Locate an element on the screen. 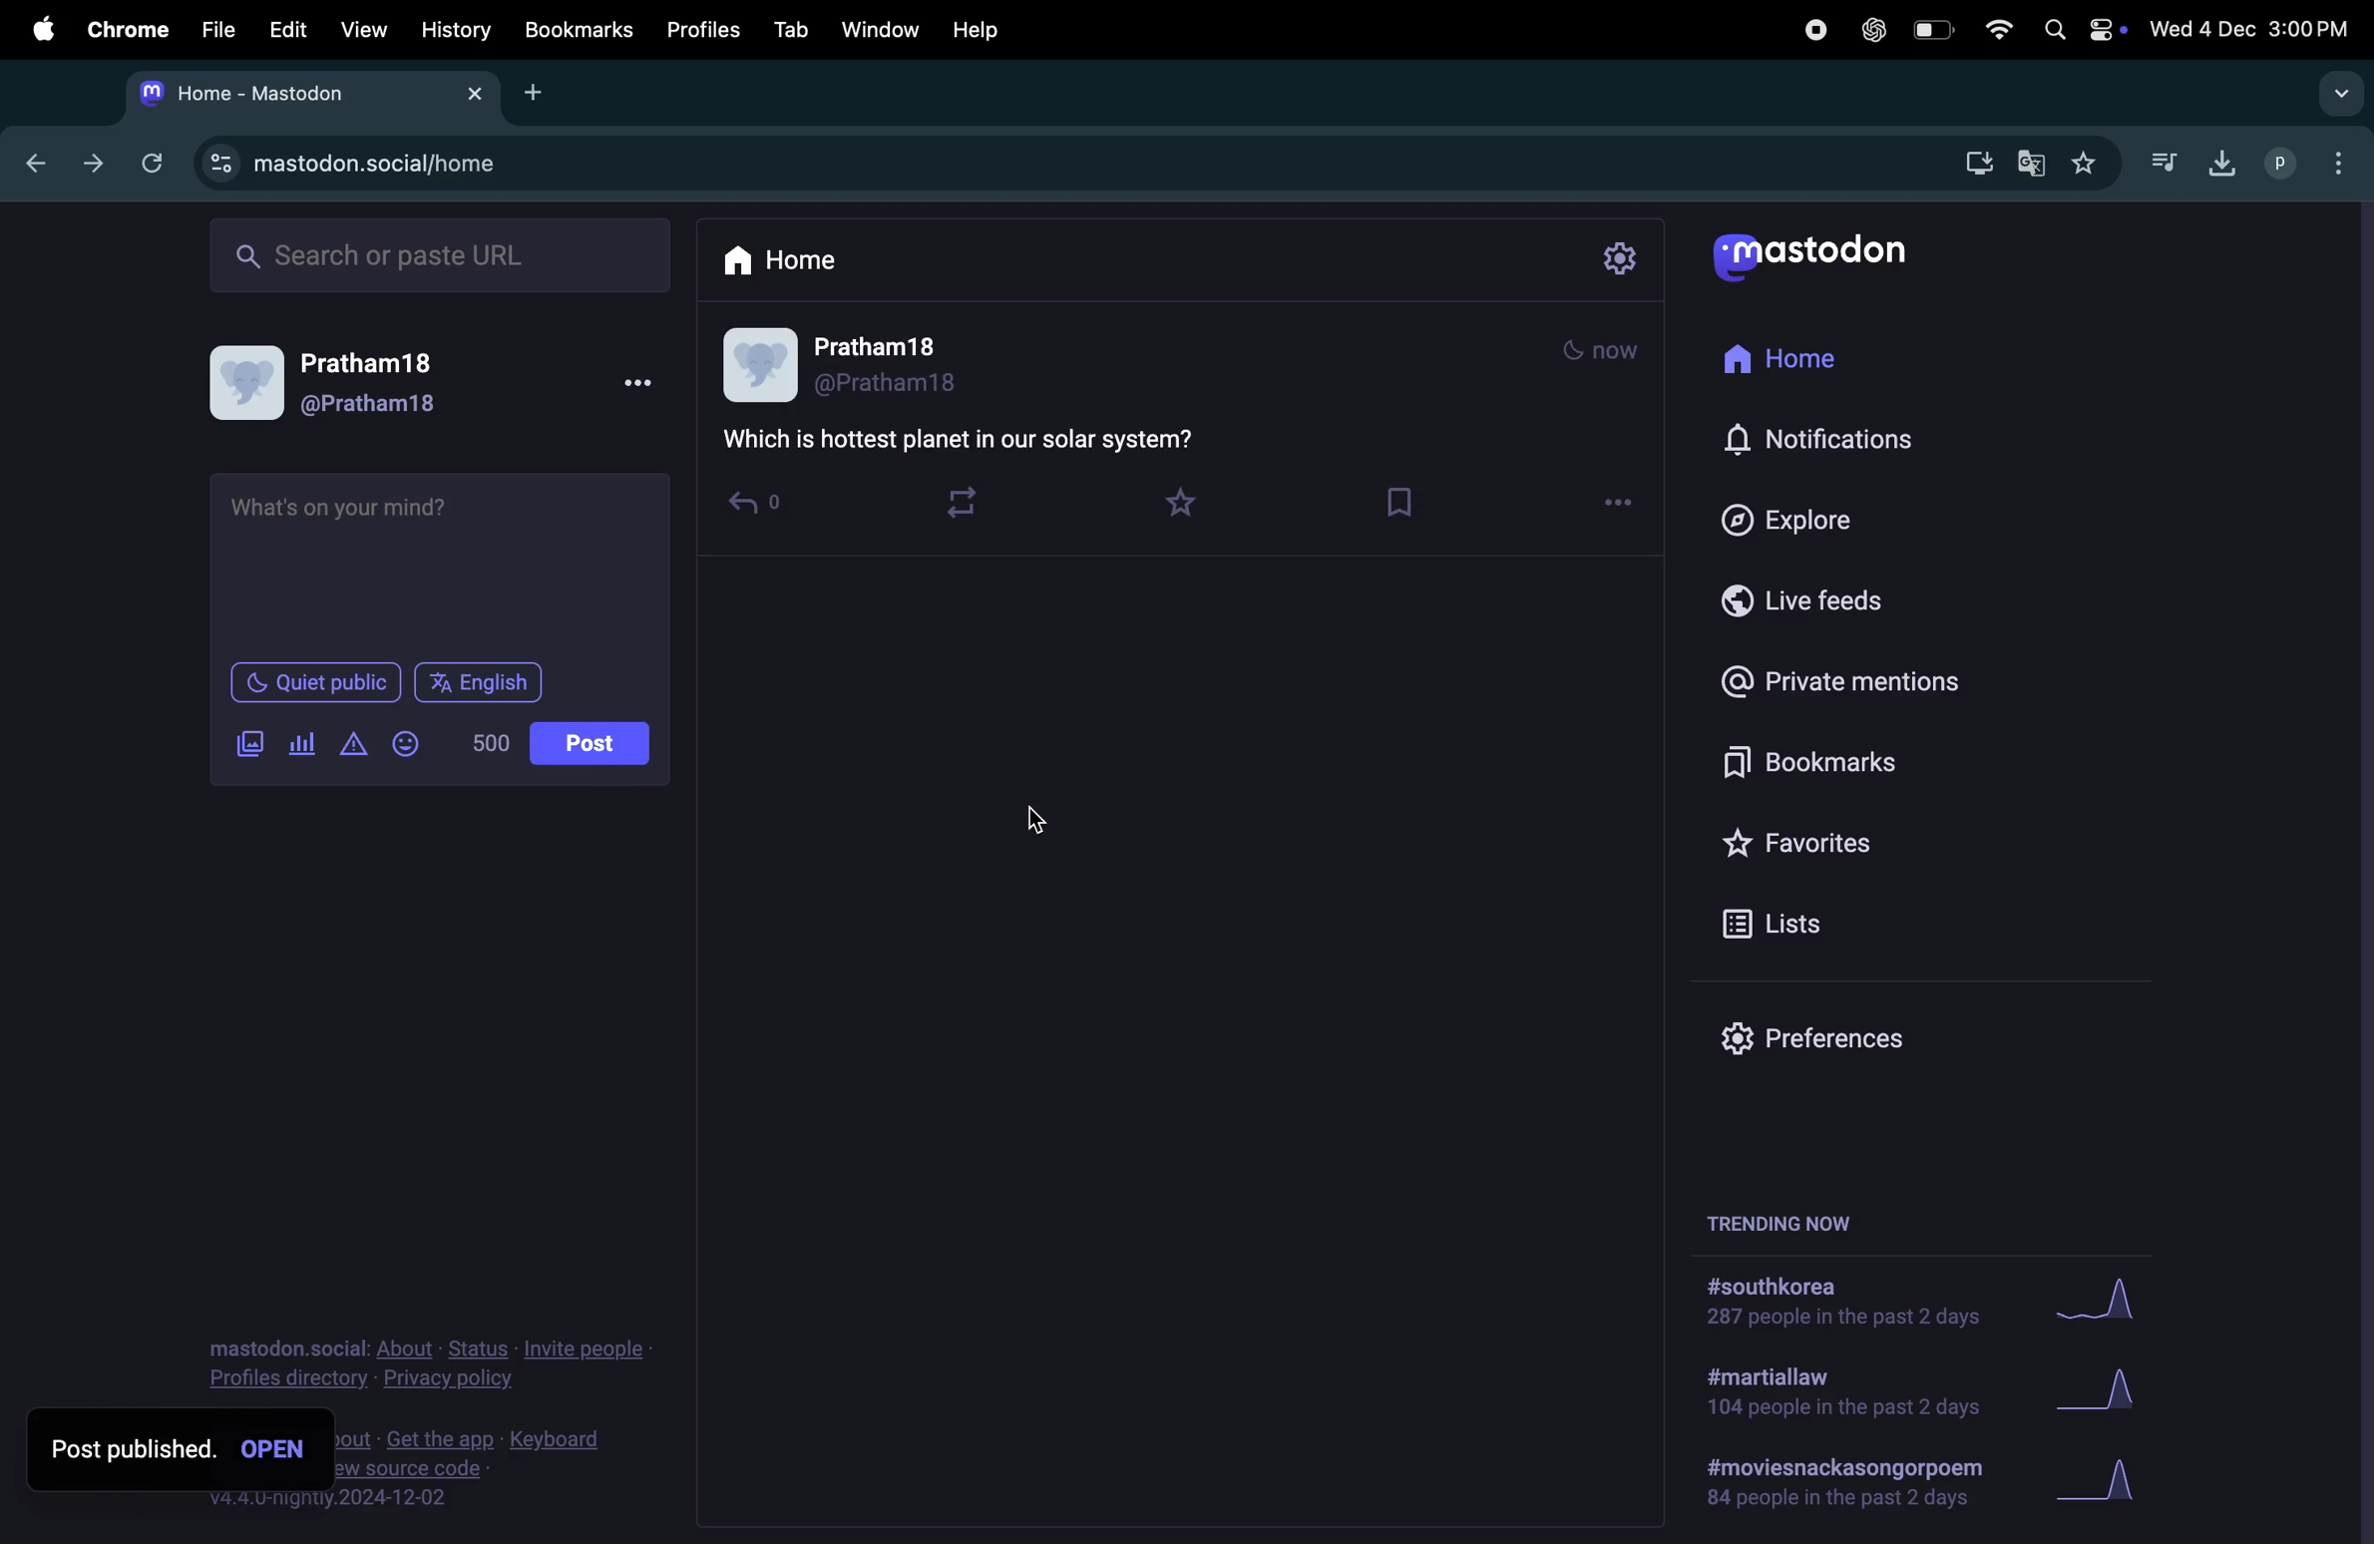  edit is located at coordinates (285, 31).